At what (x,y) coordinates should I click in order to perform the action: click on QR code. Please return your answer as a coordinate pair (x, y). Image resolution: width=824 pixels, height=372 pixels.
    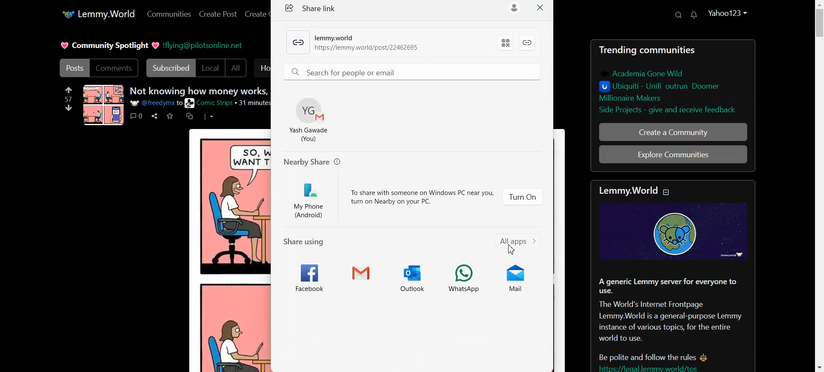
    Looking at the image, I should click on (505, 43).